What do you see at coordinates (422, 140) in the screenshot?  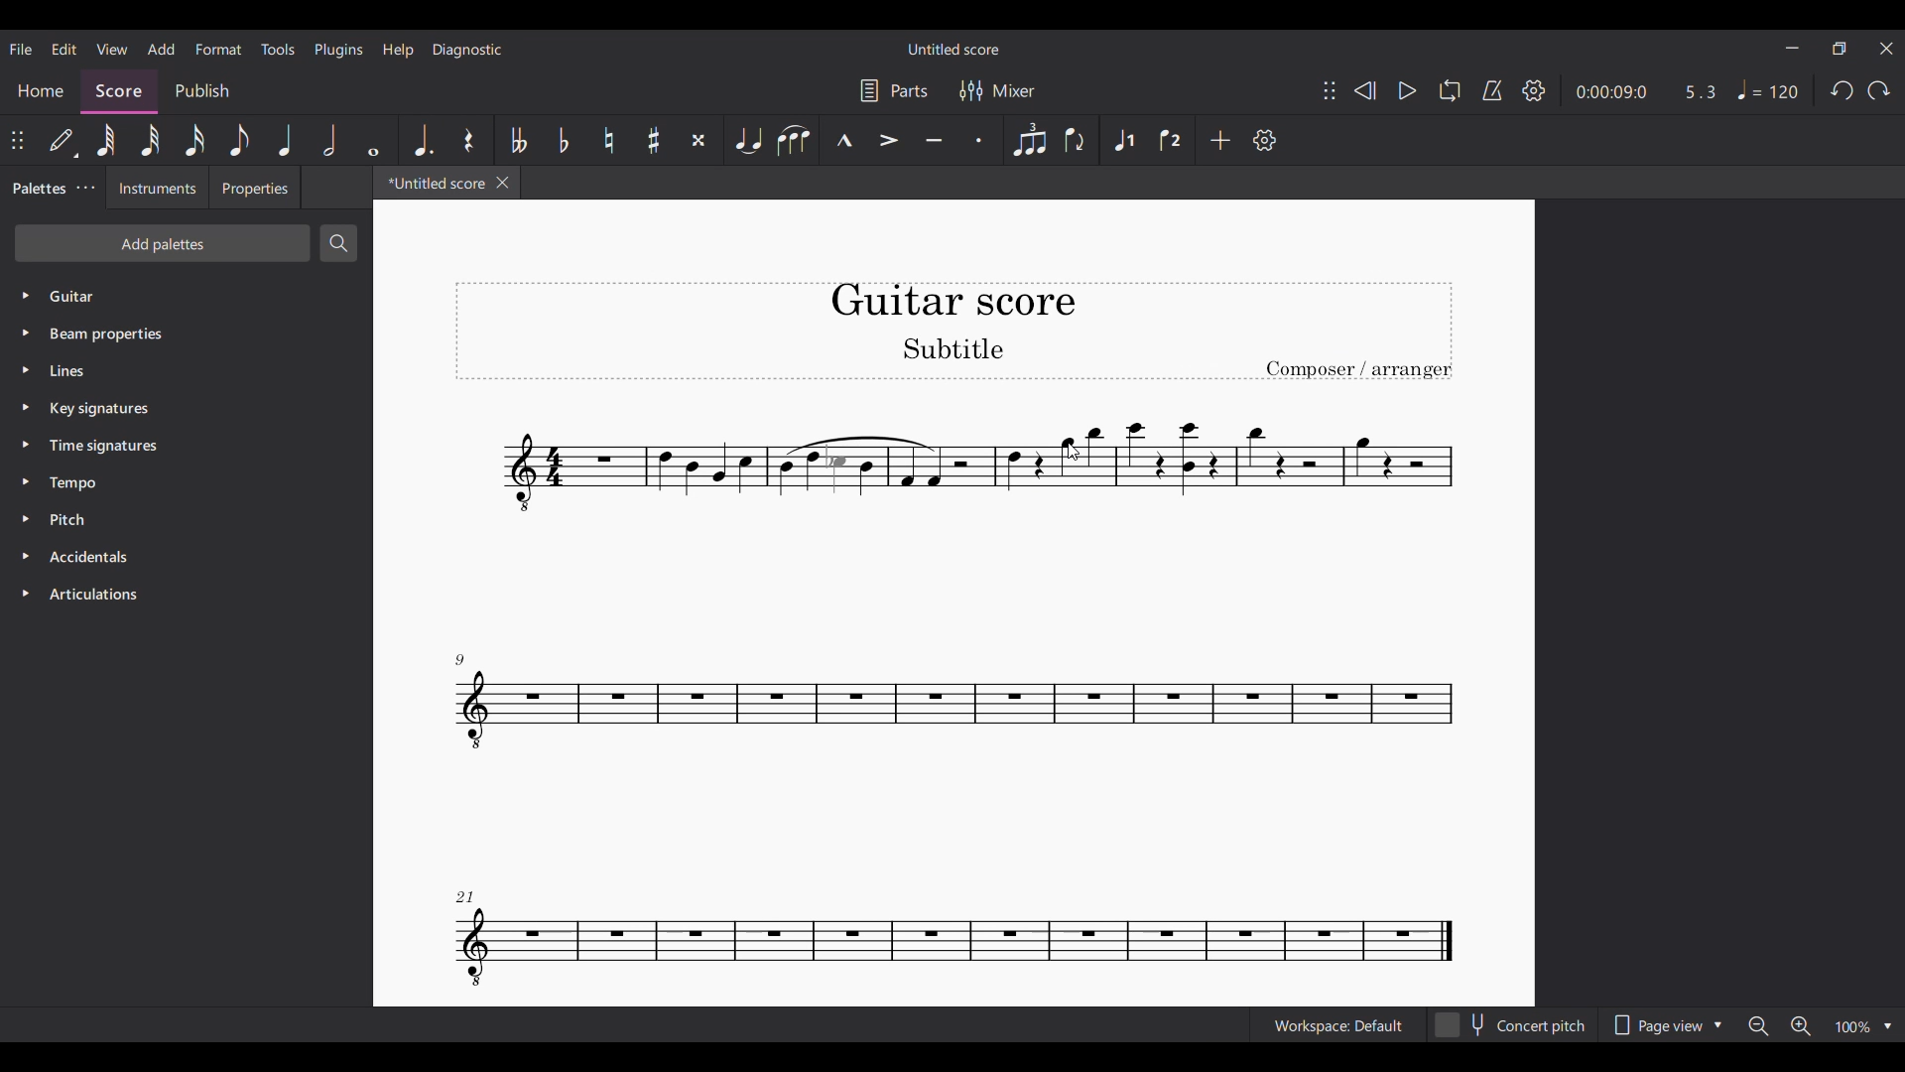 I see `Augmentation dot` at bounding box center [422, 140].